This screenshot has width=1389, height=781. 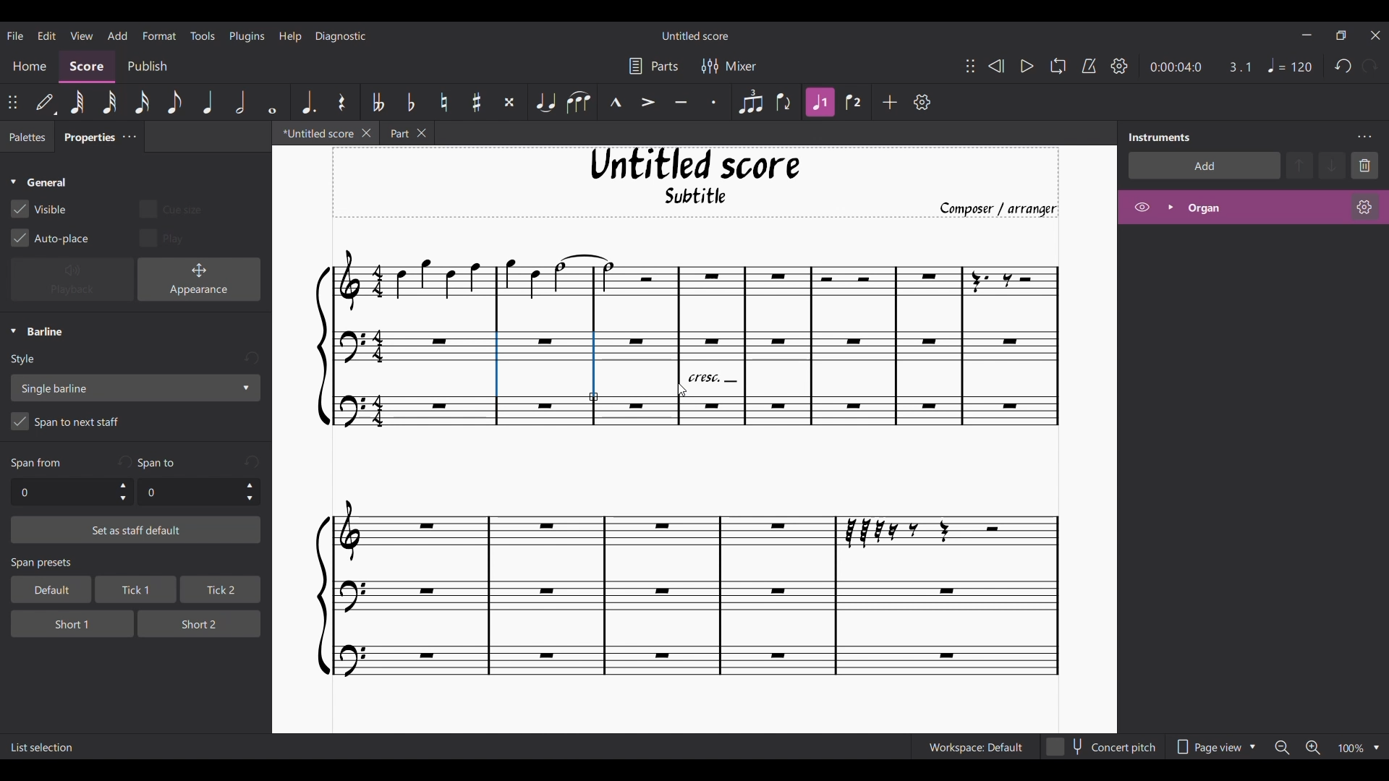 What do you see at coordinates (891, 102) in the screenshot?
I see `Add` at bounding box center [891, 102].